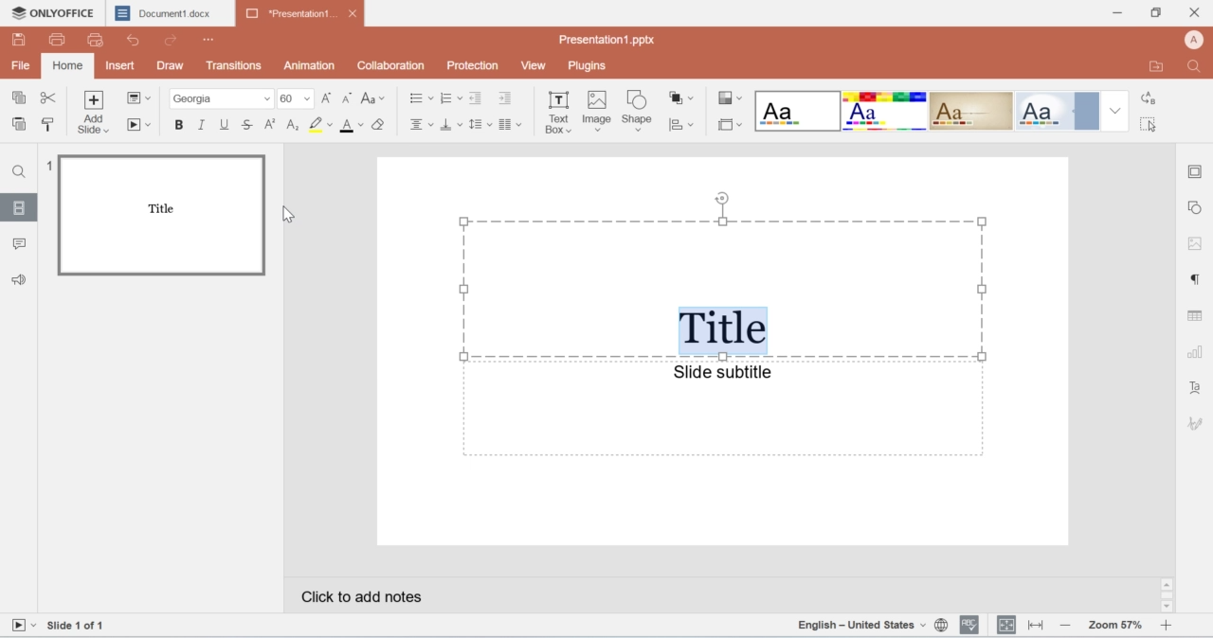  I want to click on animation, so click(312, 65).